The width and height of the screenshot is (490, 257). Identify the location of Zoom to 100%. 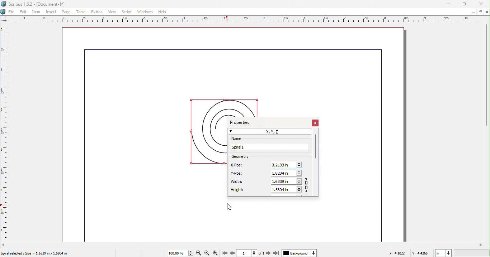
(207, 253).